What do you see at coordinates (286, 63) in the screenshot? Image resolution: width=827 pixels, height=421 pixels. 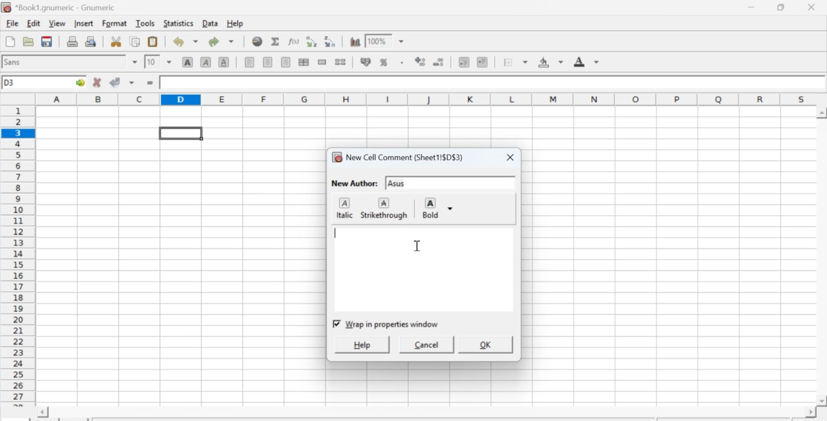 I see `Align Right` at bounding box center [286, 63].